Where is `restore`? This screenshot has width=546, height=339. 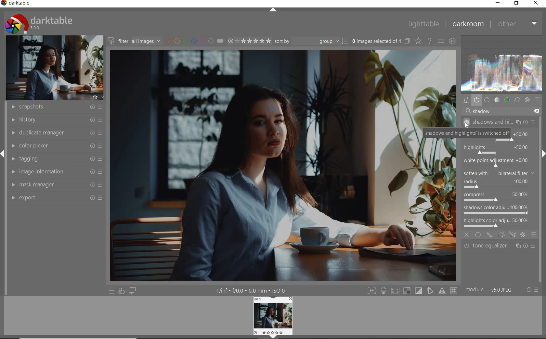
restore is located at coordinates (517, 3).